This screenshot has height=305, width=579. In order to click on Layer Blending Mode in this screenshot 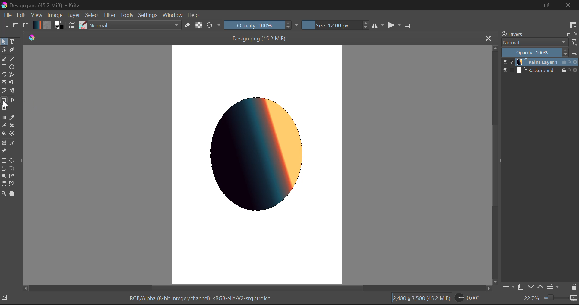, I will do `click(539, 43)`.